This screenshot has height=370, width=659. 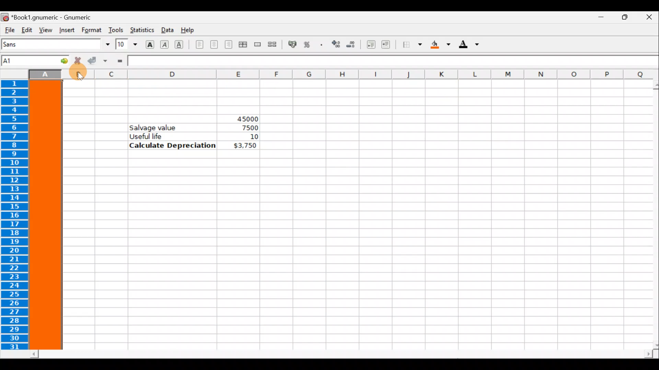 What do you see at coordinates (182, 45) in the screenshot?
I see `Underline` at bounding box center [182, 45].